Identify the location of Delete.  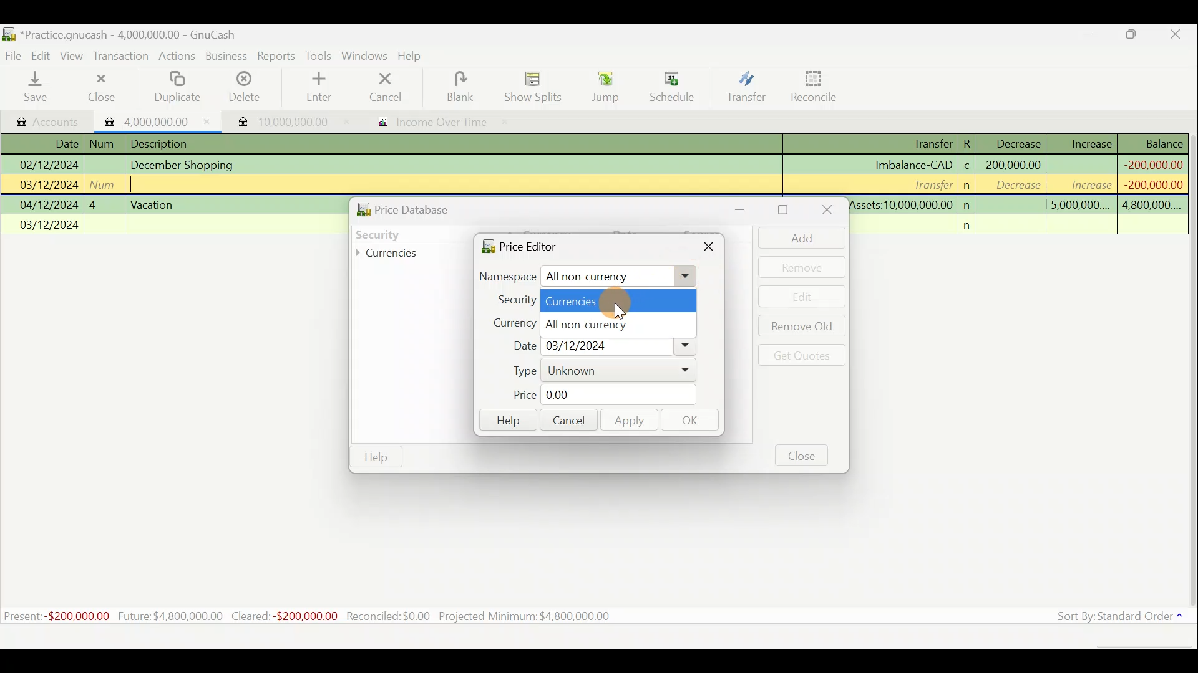
(245, 87).